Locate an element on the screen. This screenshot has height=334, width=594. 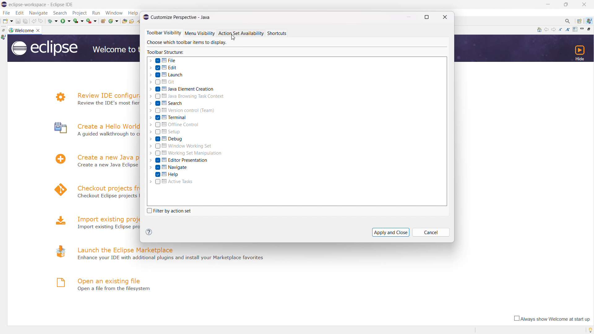
search is located at coordinates (166, 103).